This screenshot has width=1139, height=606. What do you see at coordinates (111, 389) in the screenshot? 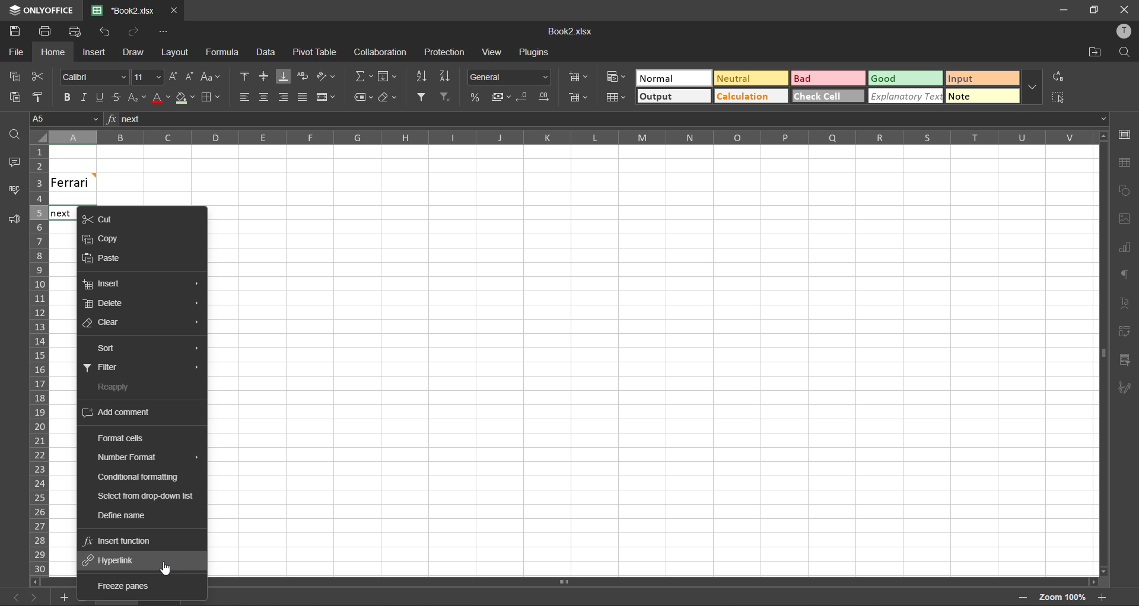
I see `reapply` at bounding box center [111, 389].